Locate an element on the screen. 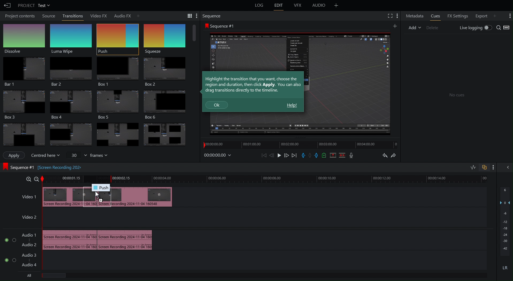  Push is located at coordinates (102, 188).